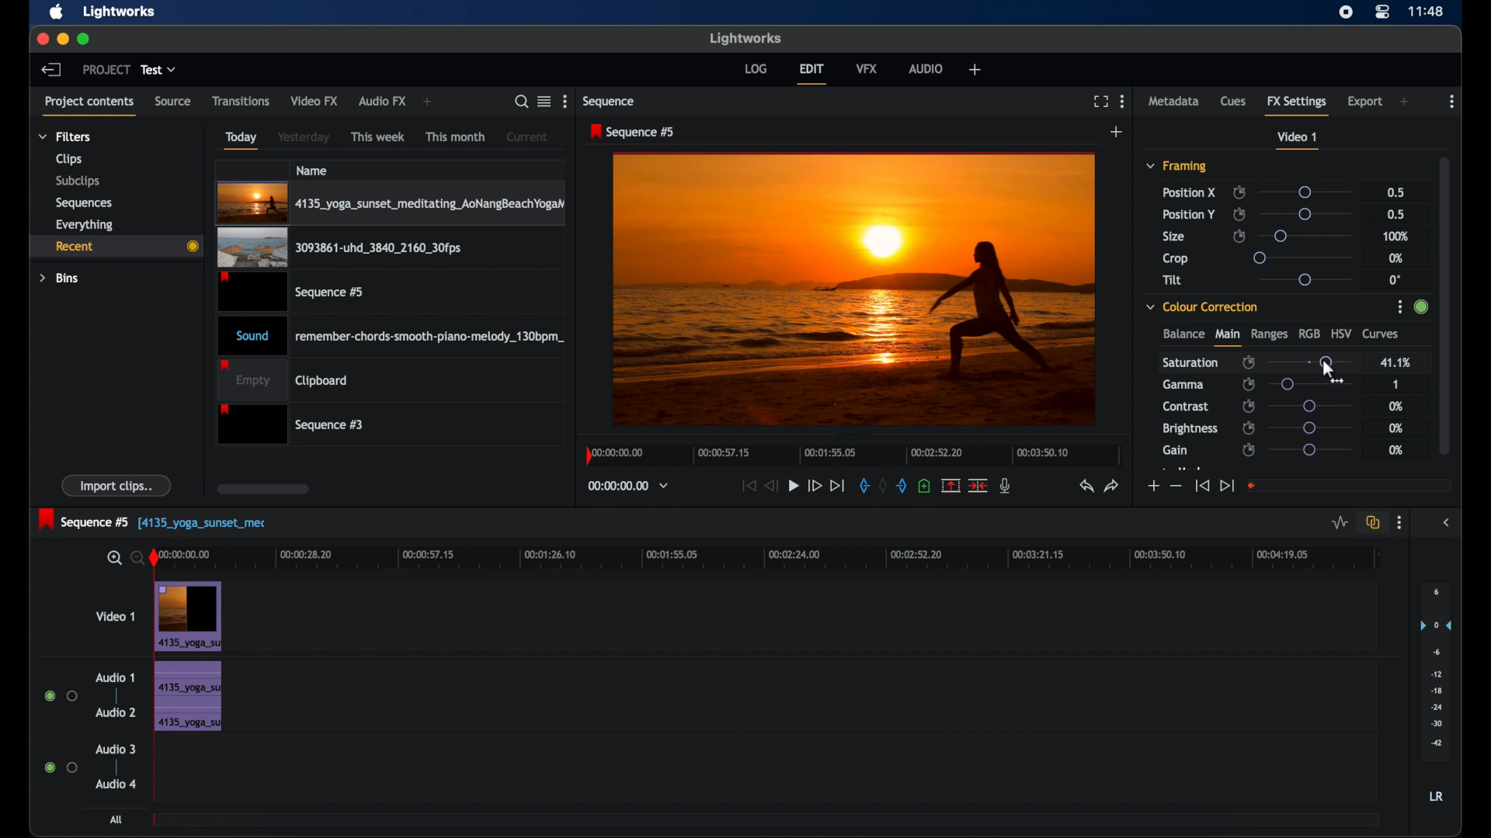 This screenshot has width=1491, height=838. Describe the element at coordinates (1394, 191) in the screenshot. I see `0.5` at that location.